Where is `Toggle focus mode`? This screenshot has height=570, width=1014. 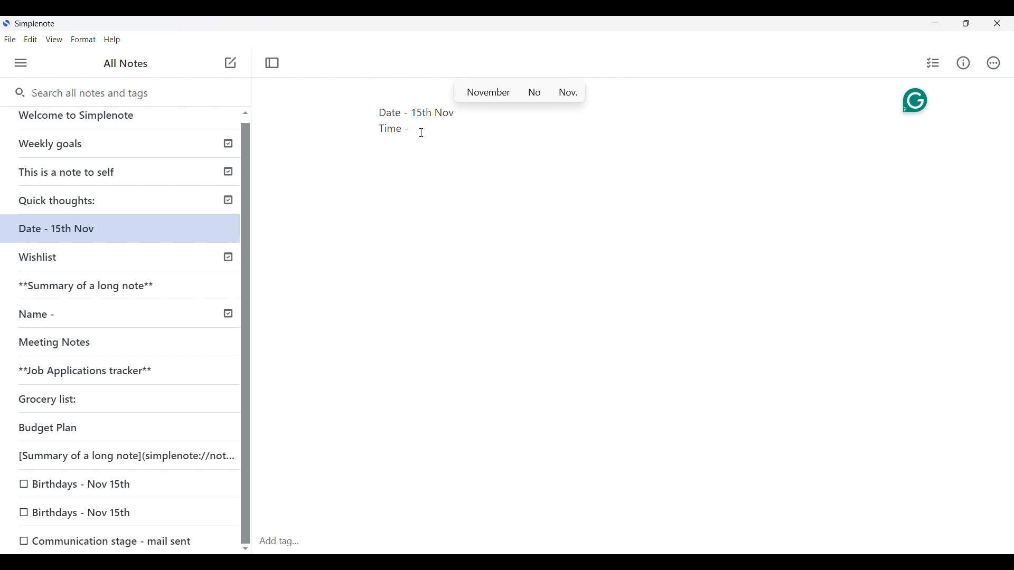 Toggle focus mode is located at coordinates (272, 63).